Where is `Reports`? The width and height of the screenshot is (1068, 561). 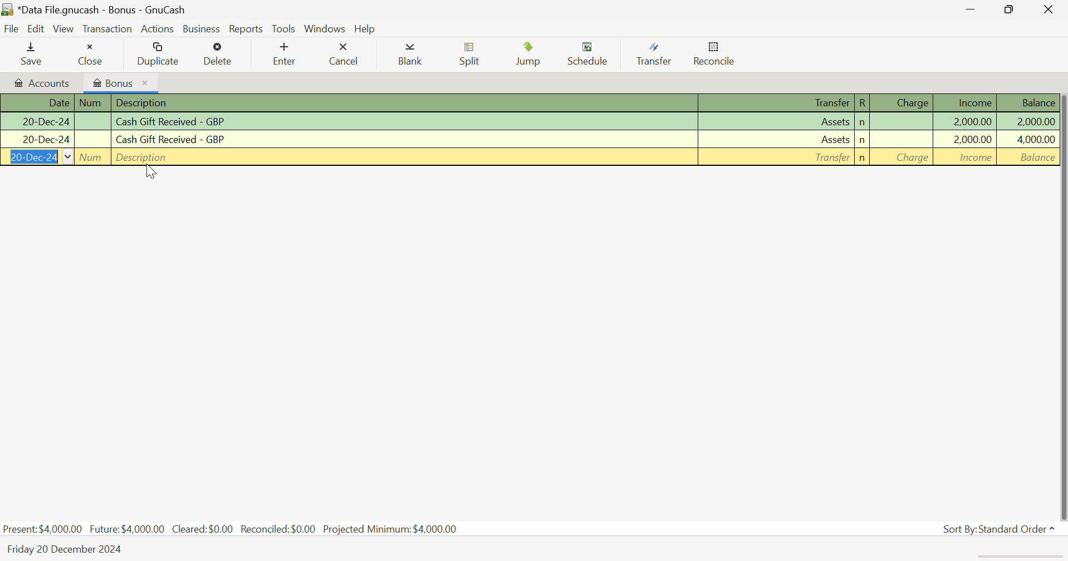 Reports is located at coordinates (244, 28).